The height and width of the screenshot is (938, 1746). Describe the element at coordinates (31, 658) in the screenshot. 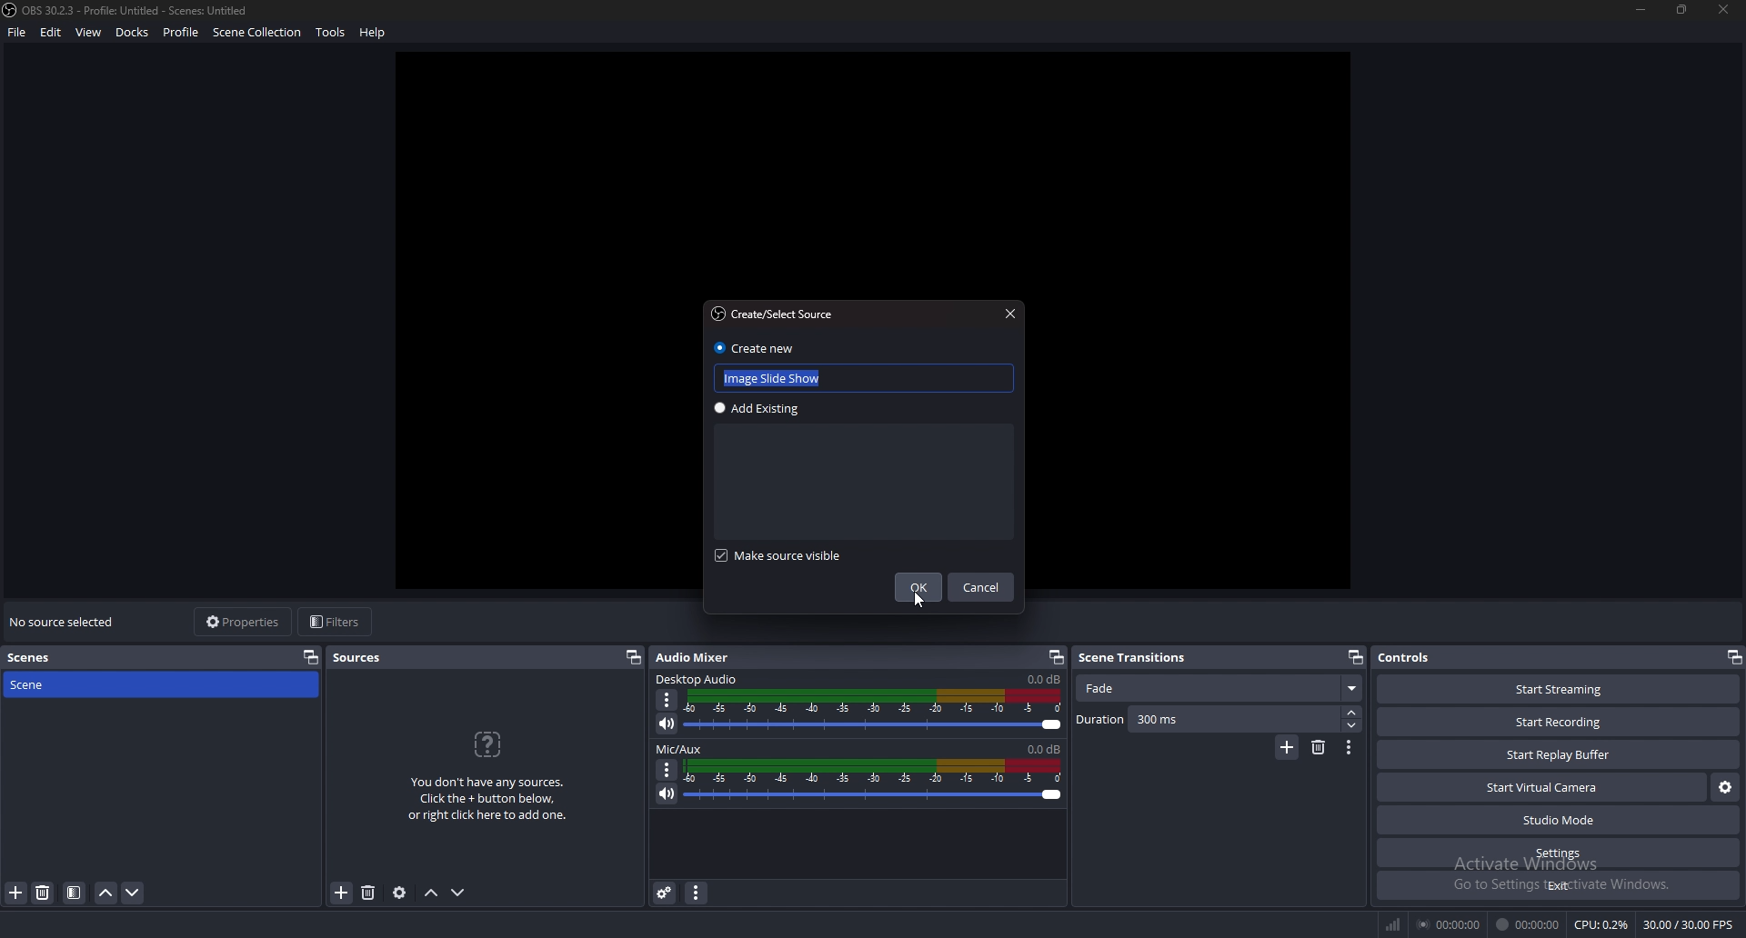

I see `scenes` at that location.